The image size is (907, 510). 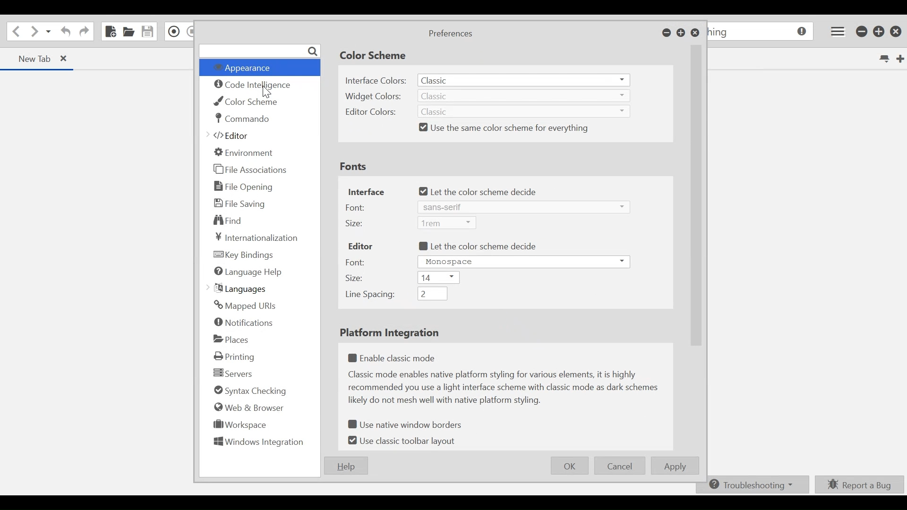 I want to click on Classic mode enables native platform styling for various elements, it is highly
recommended you use a light interface scheme with classic mode as dark schemes
ikely do not mesh well with native platform styling., so click(x=505, y=389).